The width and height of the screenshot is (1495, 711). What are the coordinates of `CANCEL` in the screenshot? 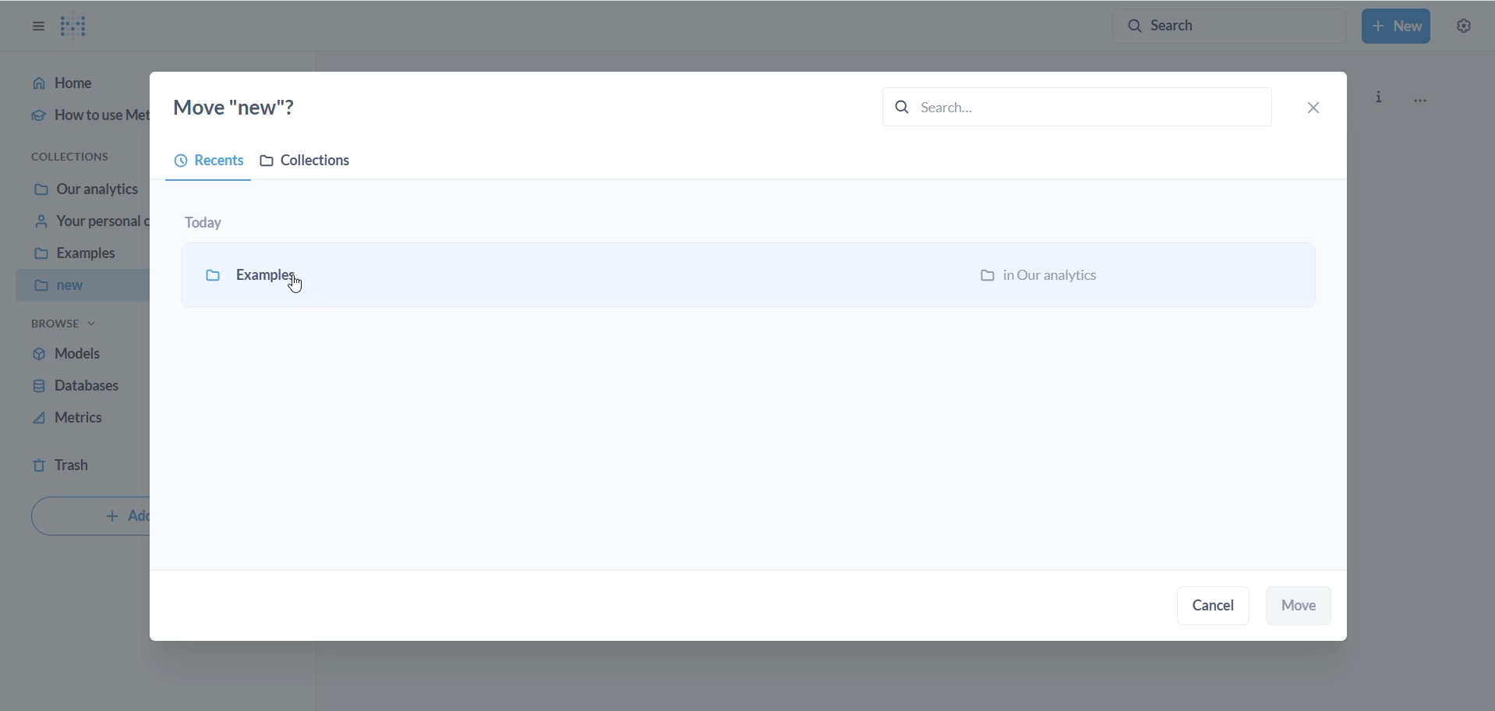 It's located at (1220, 609).